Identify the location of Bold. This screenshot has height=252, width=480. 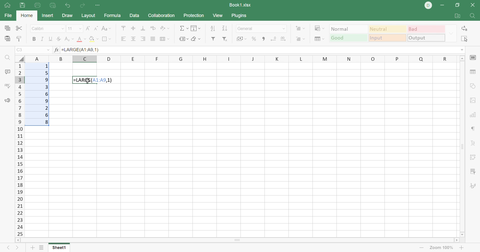
(33, 38).